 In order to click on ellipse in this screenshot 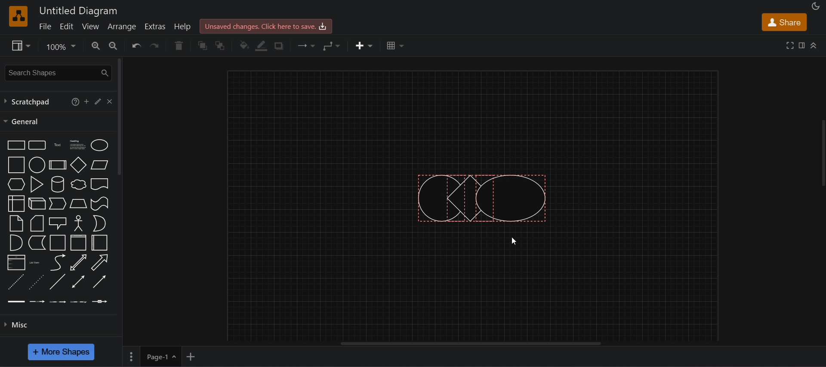, I will do `click(99, 144)`.